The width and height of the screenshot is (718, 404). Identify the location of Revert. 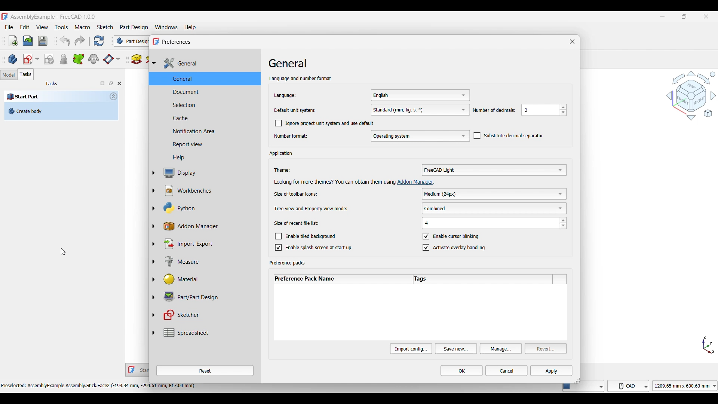
(546, 349).